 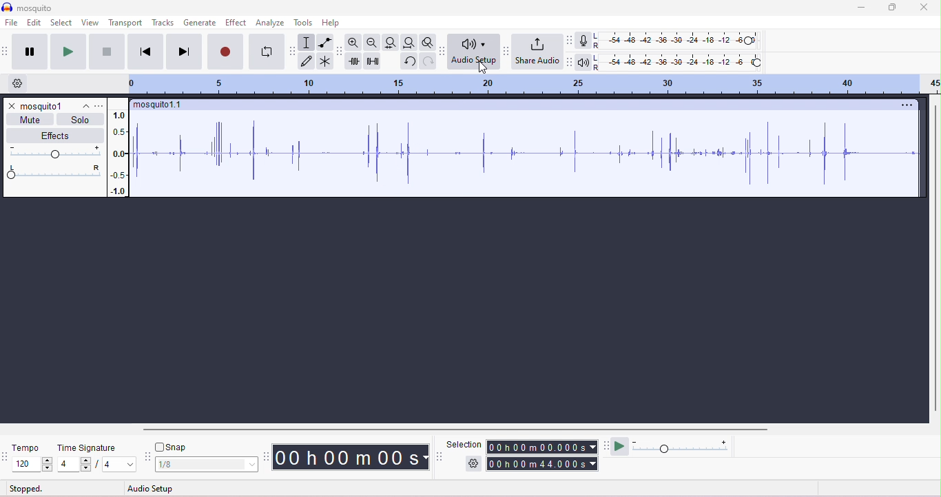 What do you see at coordinates (428, 41) in the screenshot?
I see `toggle zoom` at bounding box center [428, 41].